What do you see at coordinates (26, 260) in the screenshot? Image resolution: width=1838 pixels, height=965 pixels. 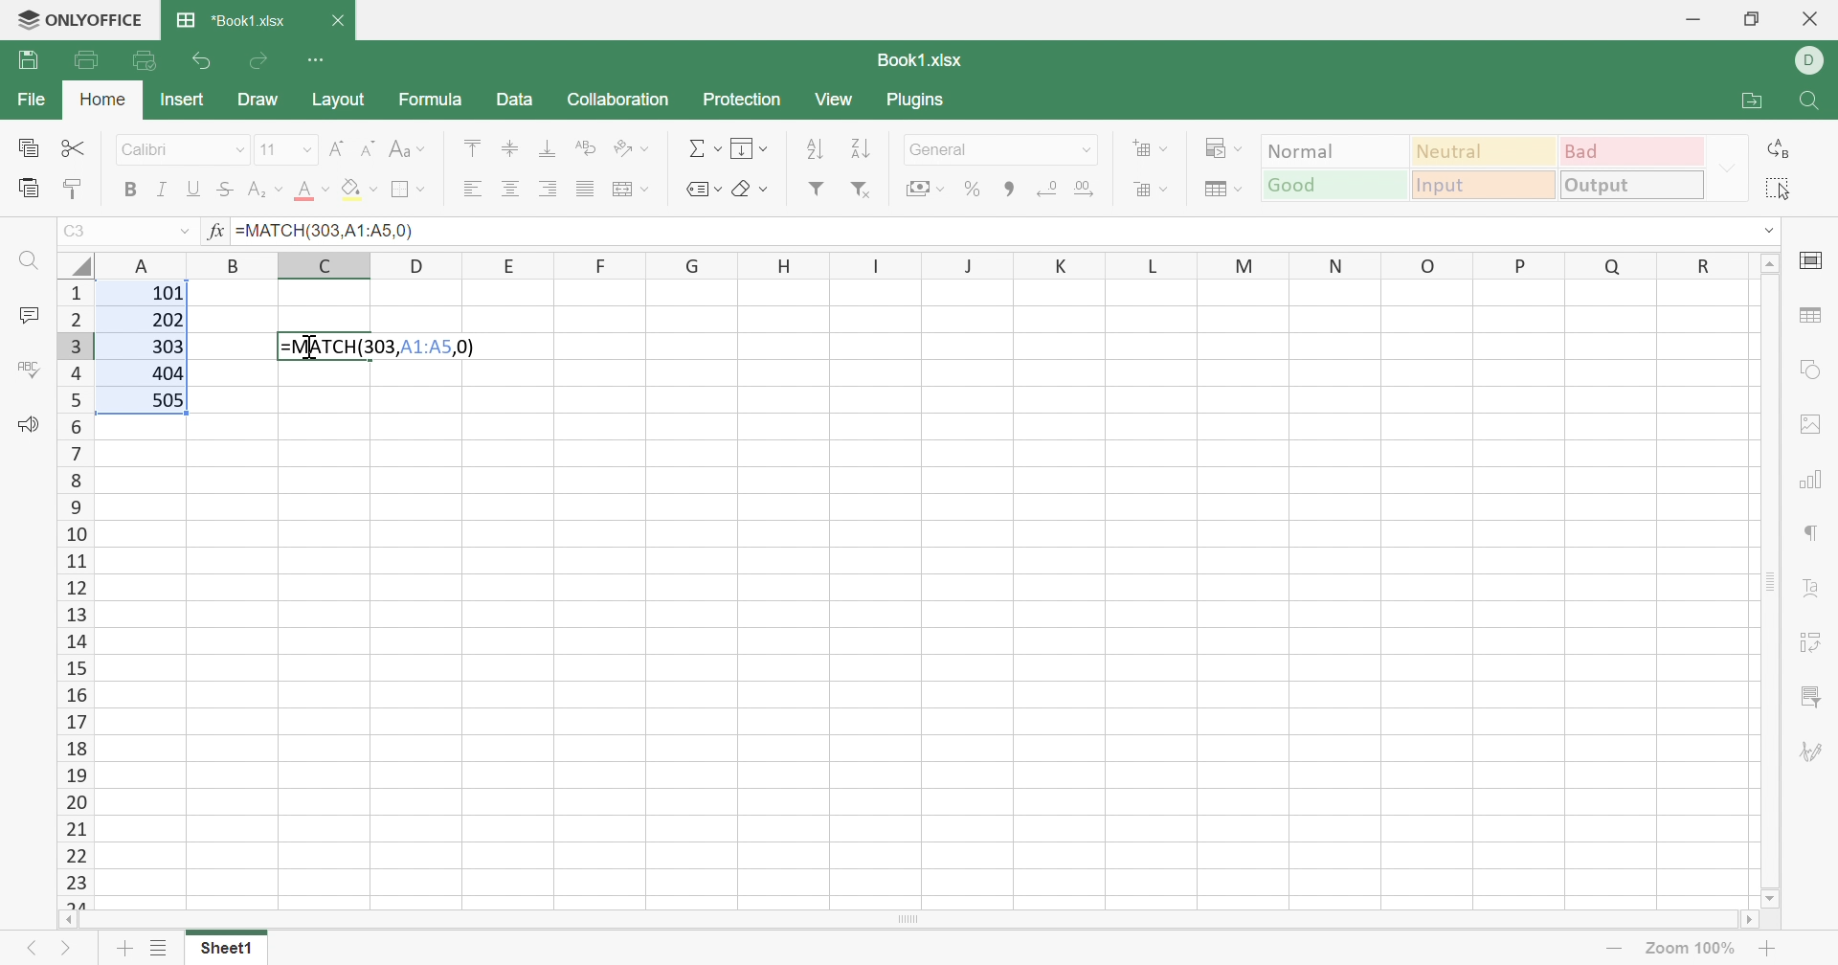 I see `Find` at bounding box center [26, 260].